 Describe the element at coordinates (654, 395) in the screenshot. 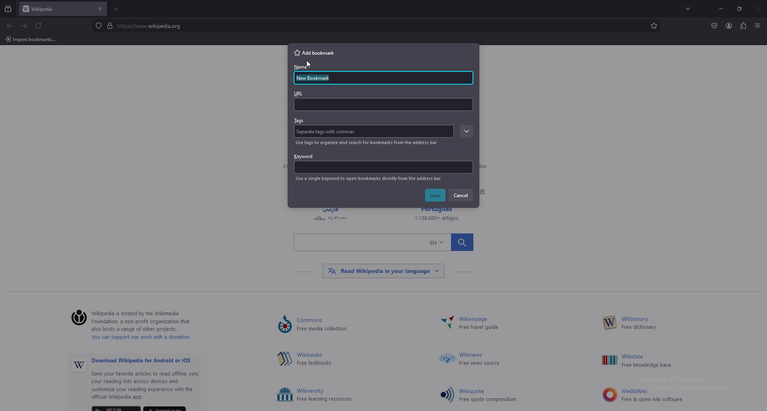

I see `` at that location.